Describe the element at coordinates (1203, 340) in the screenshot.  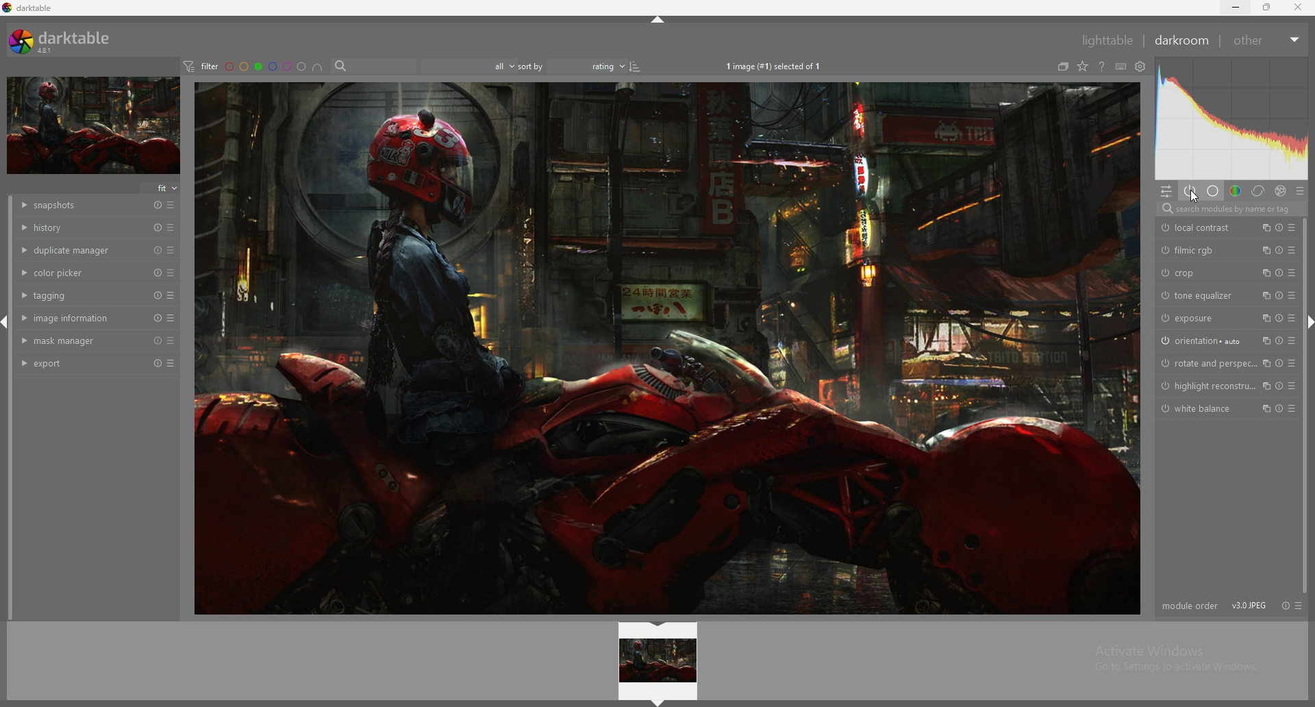
I see `orientation` at that location.